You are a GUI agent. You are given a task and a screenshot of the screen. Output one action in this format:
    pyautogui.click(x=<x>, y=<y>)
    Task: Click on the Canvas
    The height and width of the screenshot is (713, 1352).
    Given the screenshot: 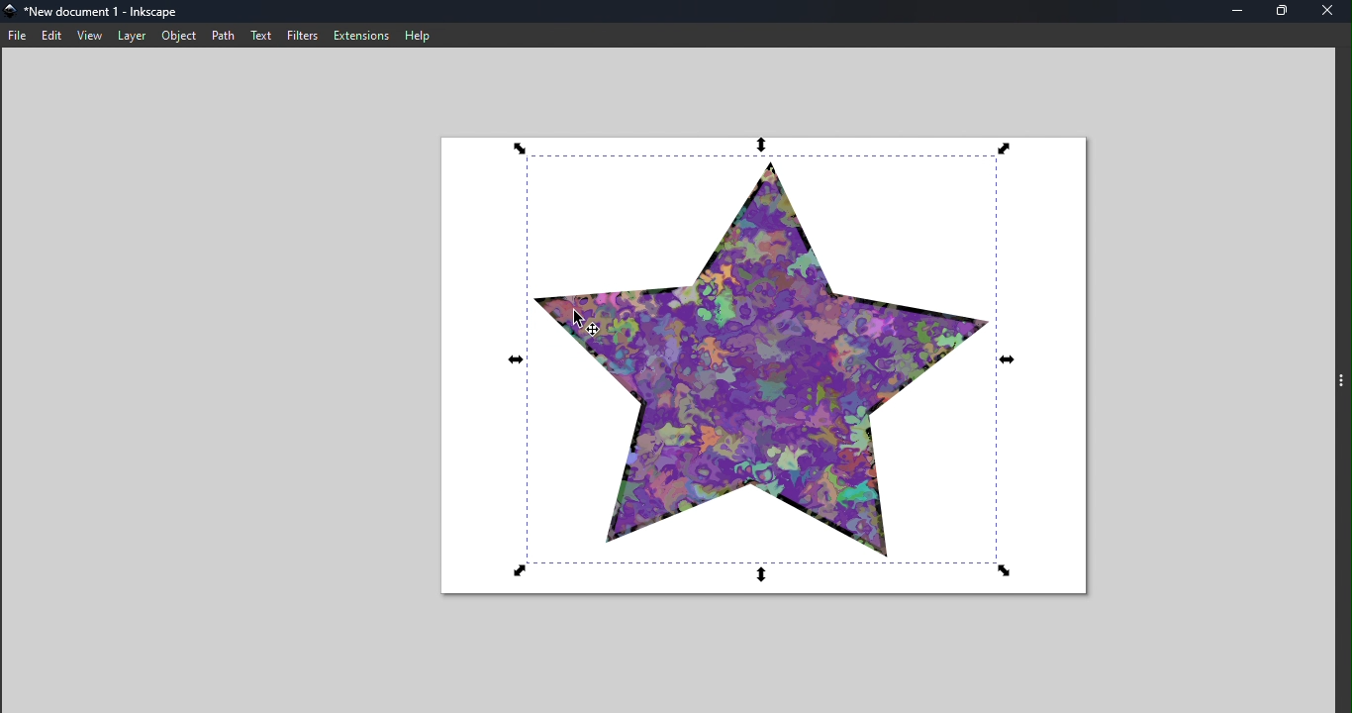 What is the action you would take?
    pyautogui.click(x=779, y=368)
    